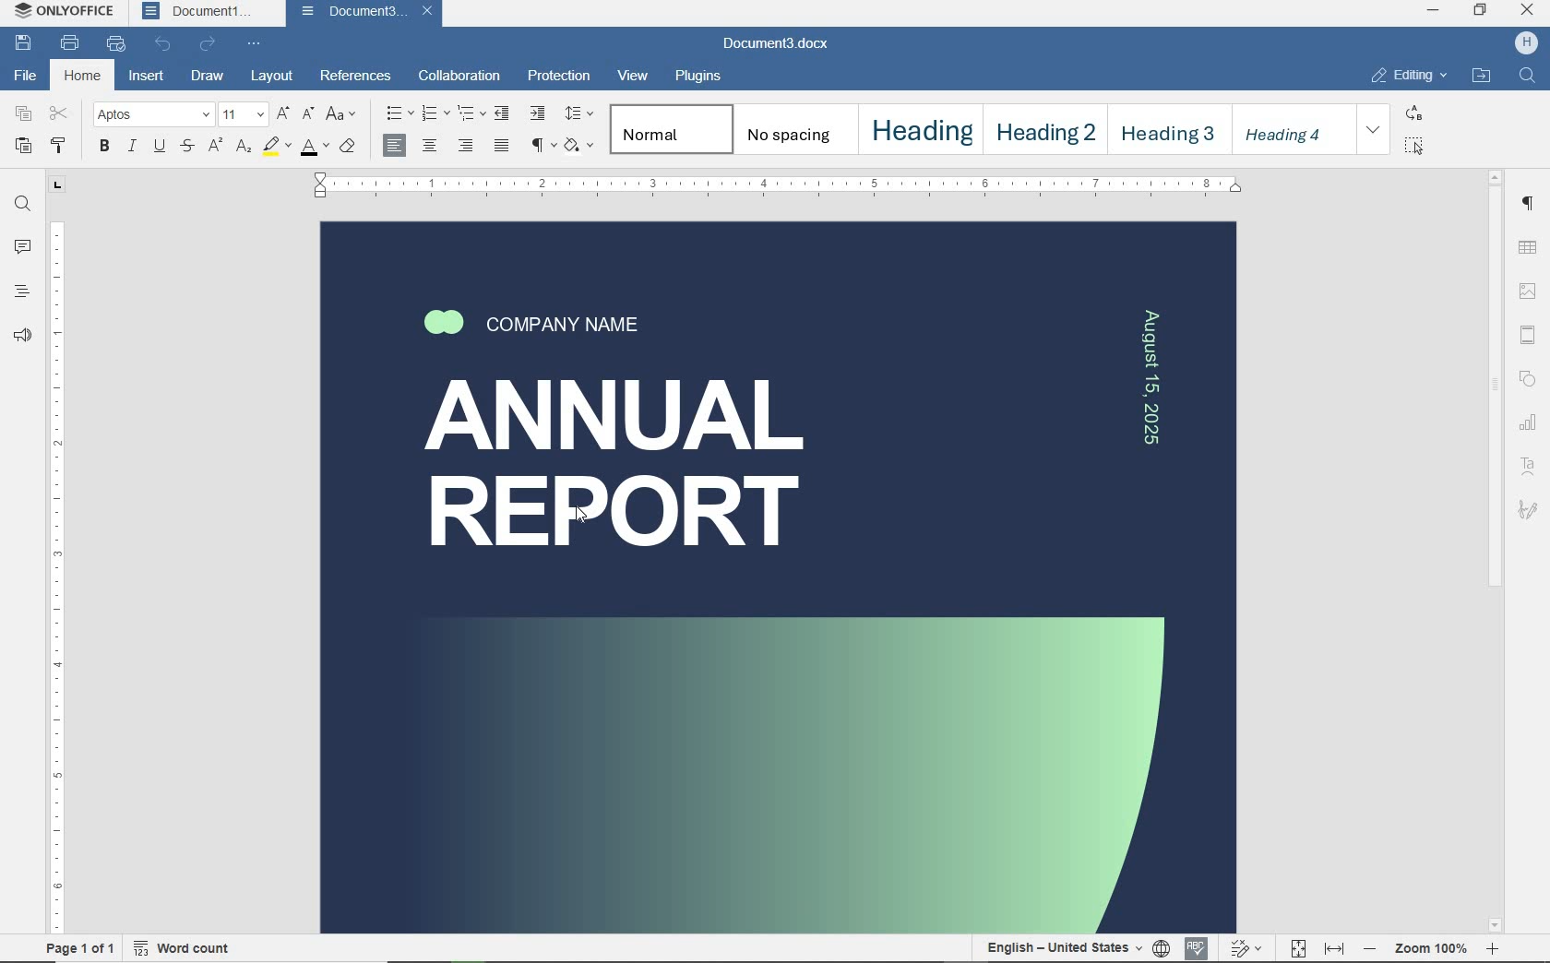 This screenshot has height=963, width=1550. I want to click on spell checker, so click(1198, 948).